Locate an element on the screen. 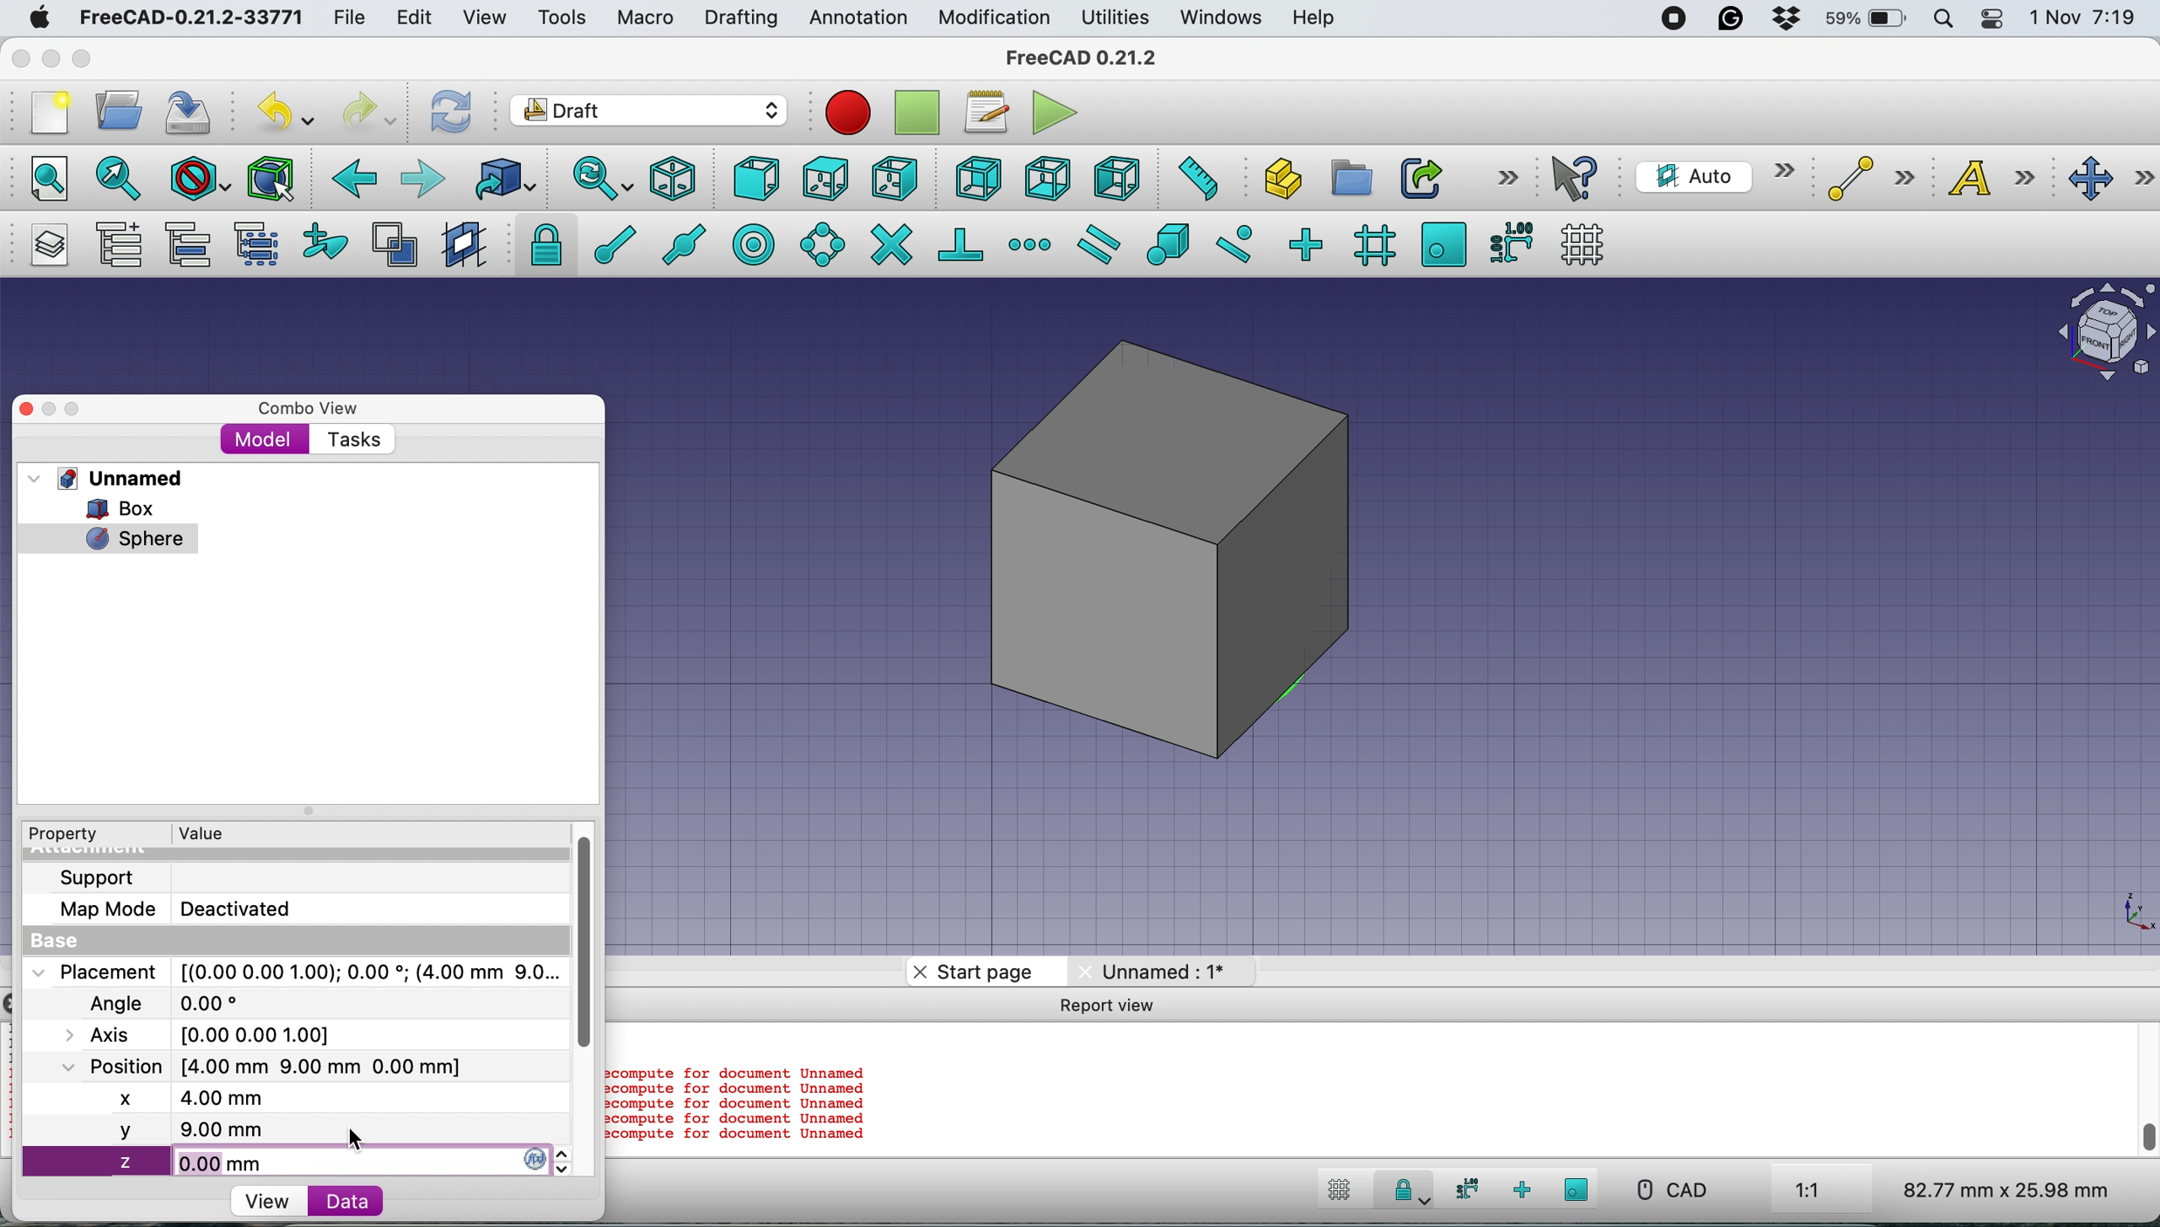  go to linked object is located at coordinates (504, 179).